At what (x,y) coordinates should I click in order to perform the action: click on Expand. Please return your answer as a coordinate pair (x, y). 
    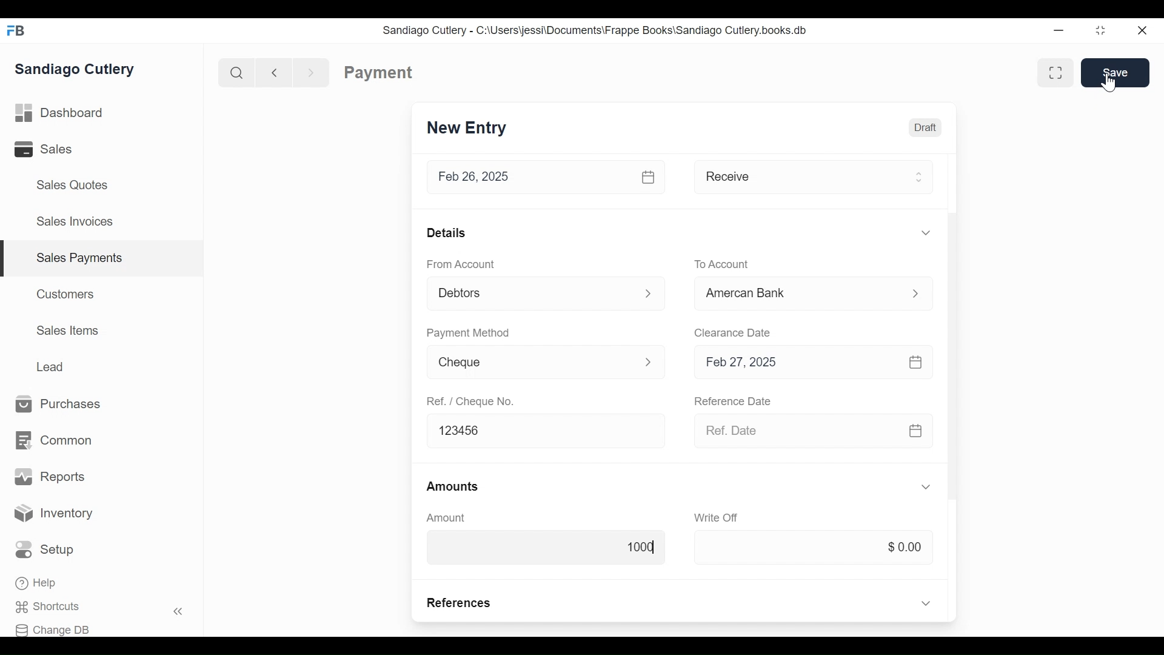
    Looking at the image, I should click on (926, 602).